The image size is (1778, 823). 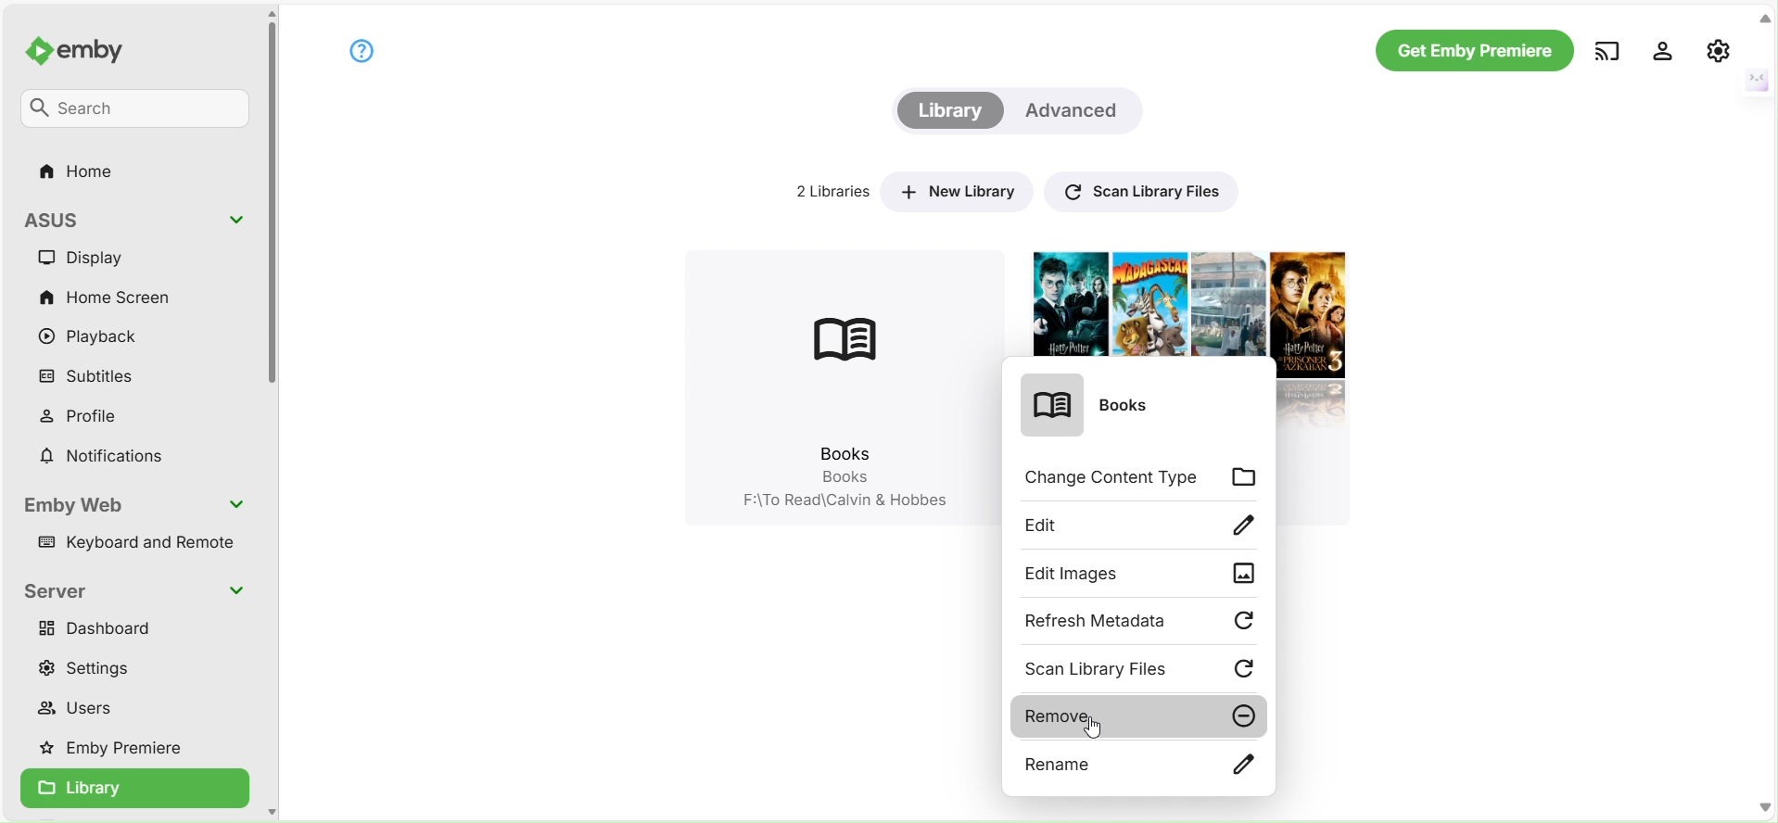 What do you see at coordinates (1607, 50) in the screenshot?
I see `Play on another device` at bounding box center [1607, 50].